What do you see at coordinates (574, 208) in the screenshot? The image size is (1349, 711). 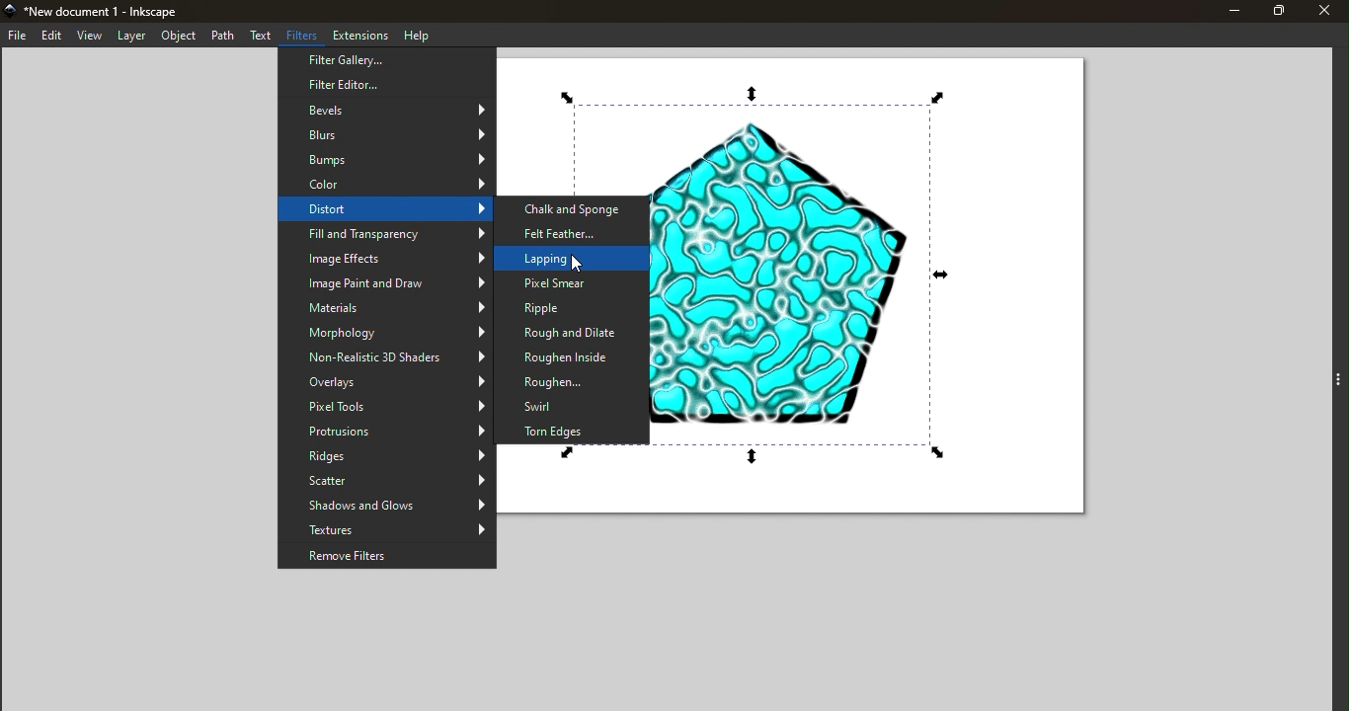 I see `Chalk and Sponge` at bounding box center [574, 208].